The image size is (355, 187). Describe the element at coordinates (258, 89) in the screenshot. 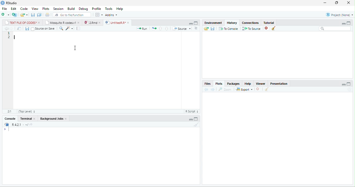

I see `close file` at that location.